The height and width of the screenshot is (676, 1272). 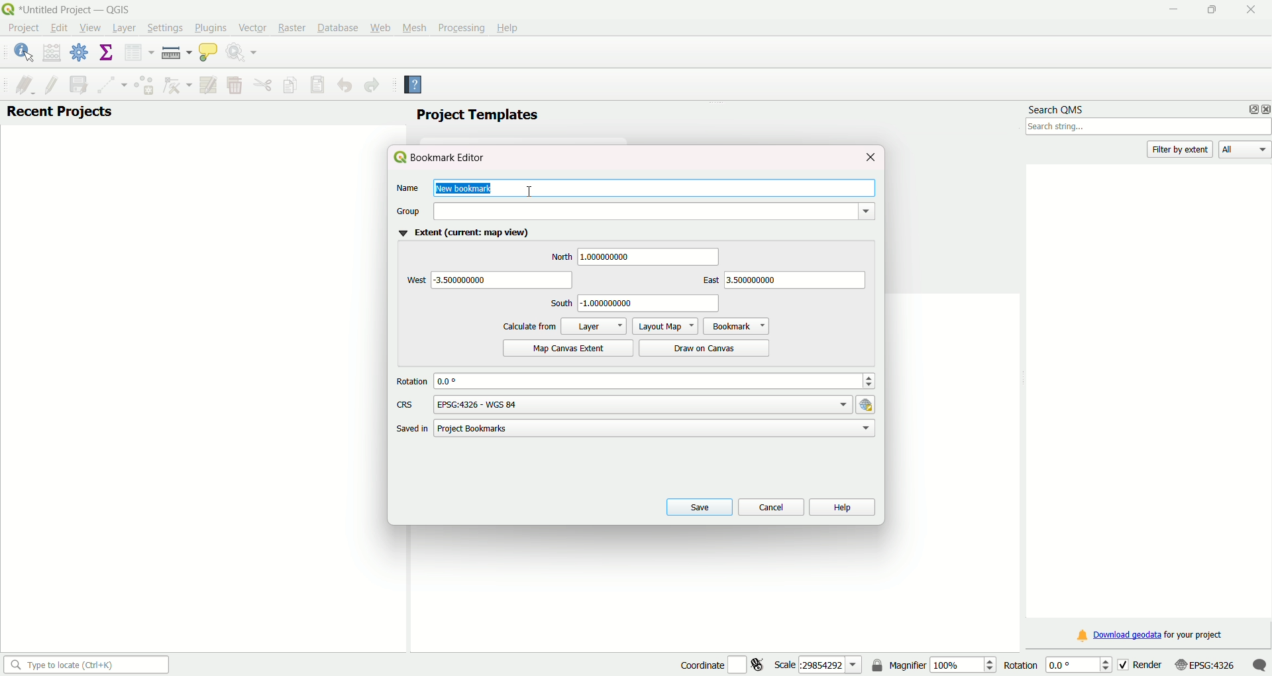 What do you see at coordinates (818, 664) in the screenshot?
I see `scale` at bounding box center [818, 664].